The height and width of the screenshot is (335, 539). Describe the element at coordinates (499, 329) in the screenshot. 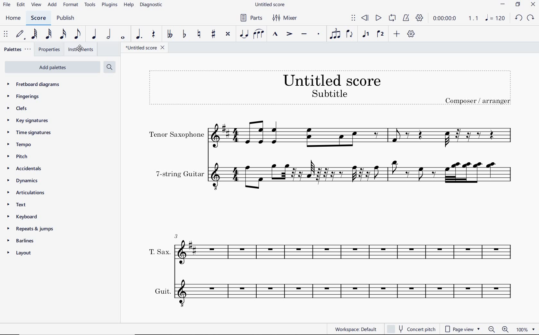

I see `ZOOM OUT OR ZOOM IN` at that location.